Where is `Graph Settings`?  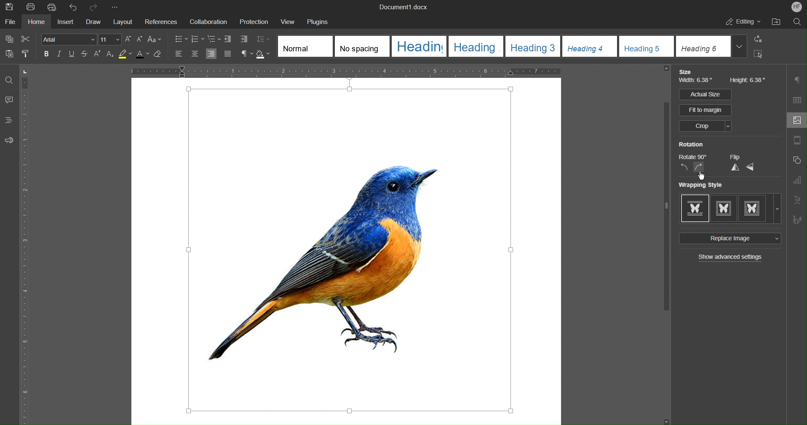 Graph Settings is located at coordinates (797, 179).